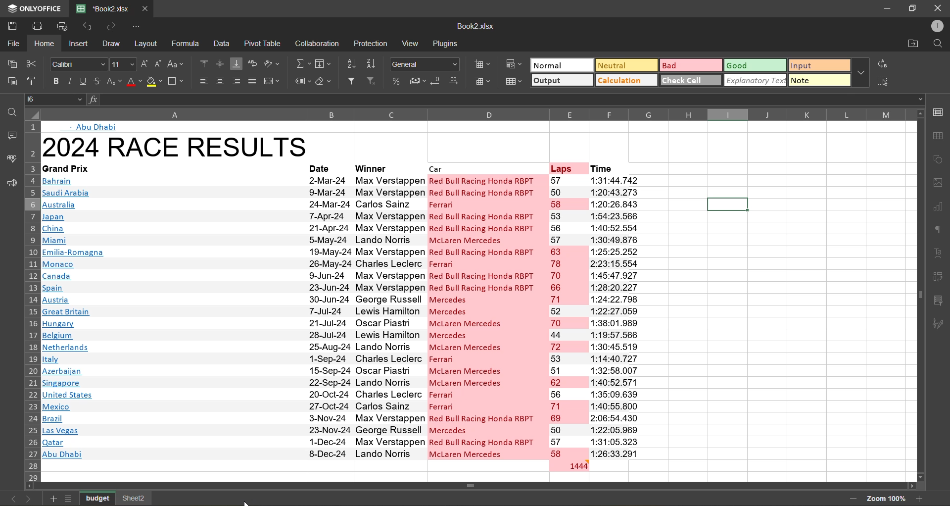 The width and height of the screenshot is (950, 506). What do you see at coordinates (882, 63) in the screenshot?
I see `replace` at bounding box center [882, 63].